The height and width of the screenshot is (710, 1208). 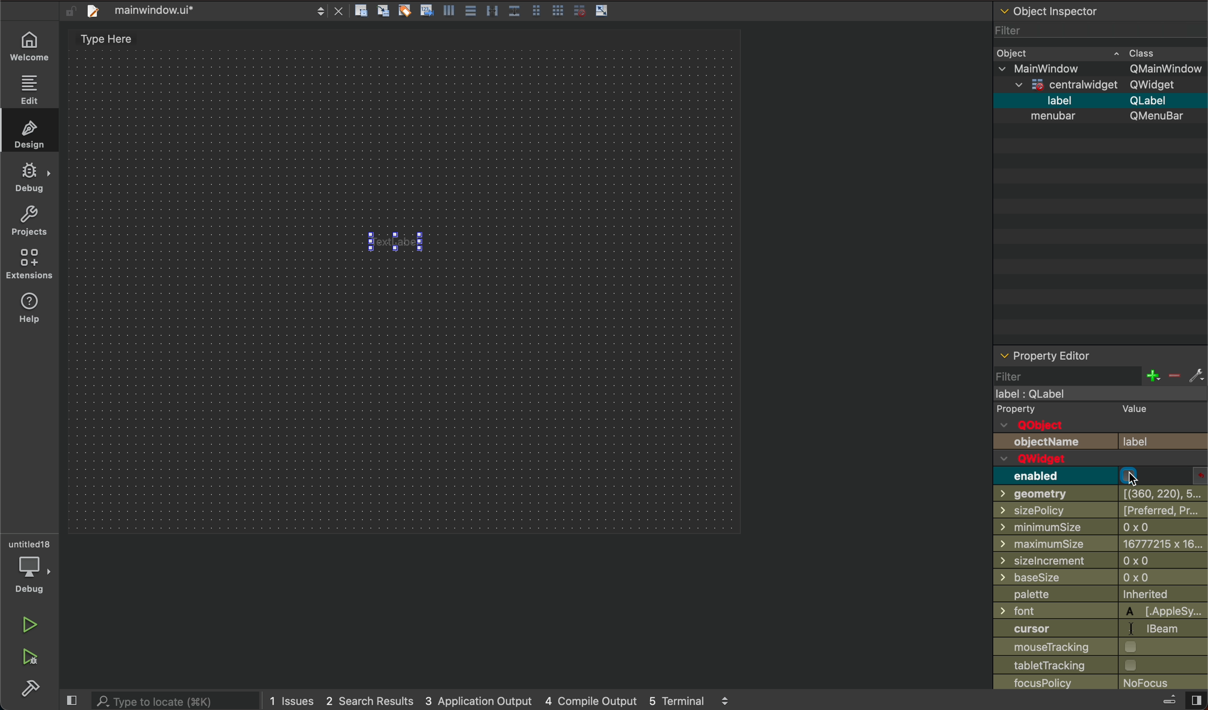 I want to click on QWwidget, so click(x=1061, y=460).